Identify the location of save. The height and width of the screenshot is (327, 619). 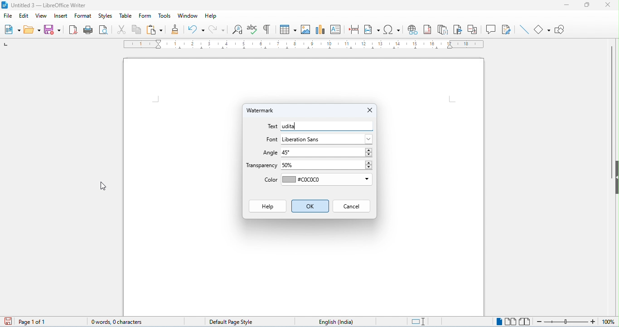
(53, 29).